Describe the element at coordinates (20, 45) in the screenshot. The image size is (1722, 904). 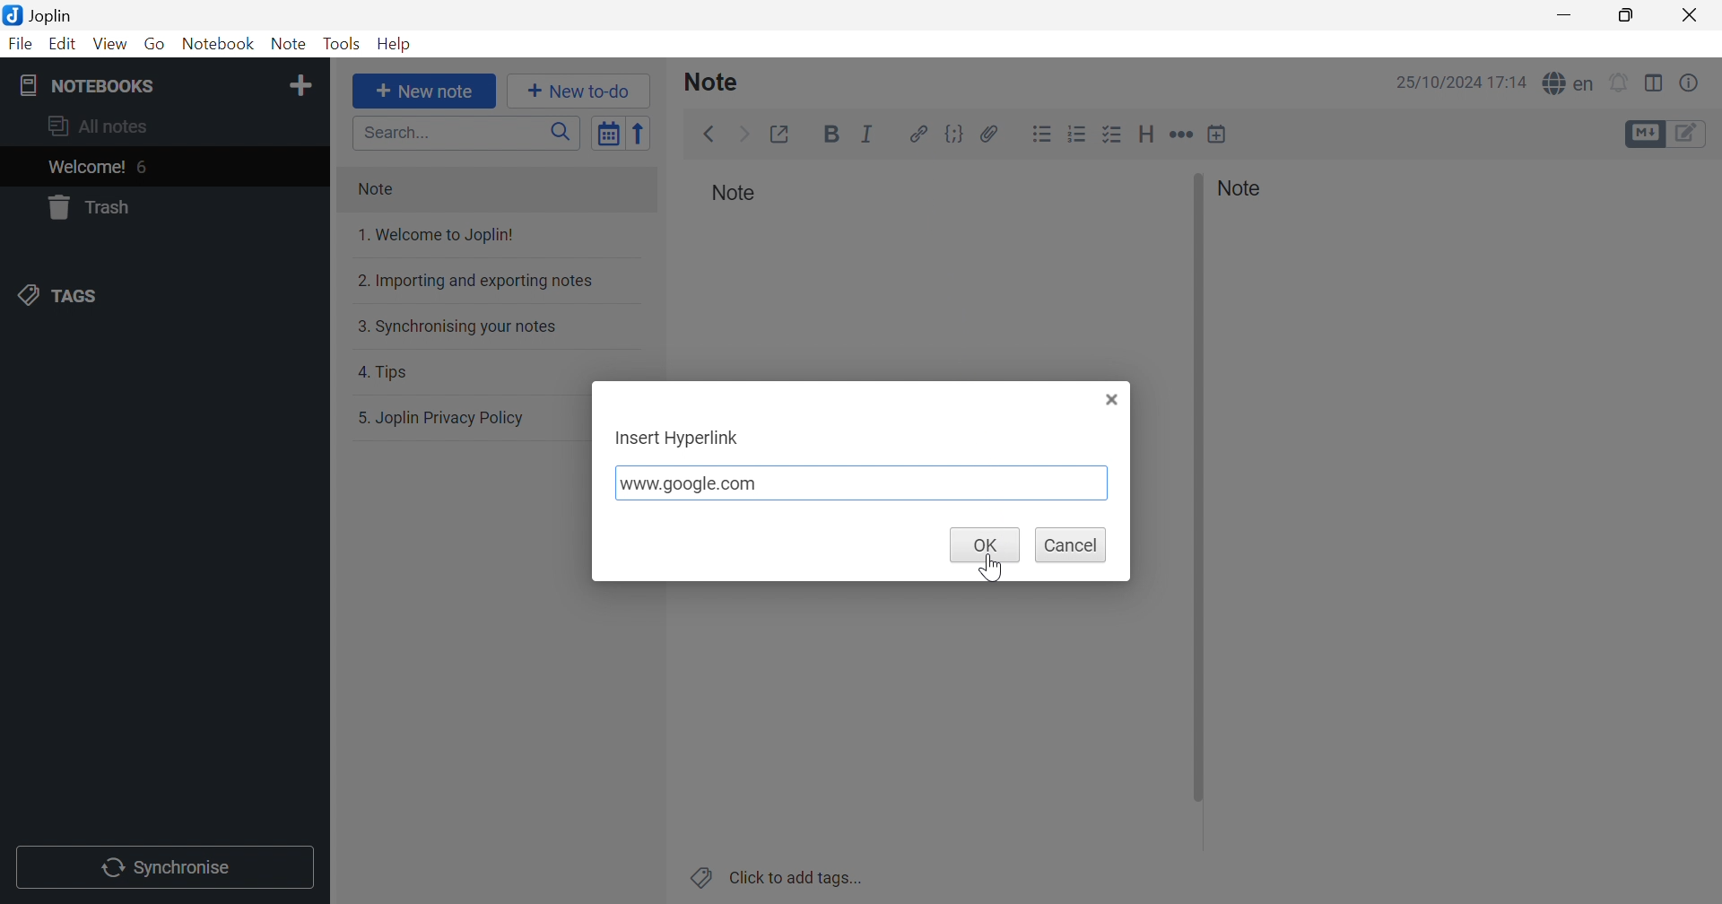
I see `File` at that location.